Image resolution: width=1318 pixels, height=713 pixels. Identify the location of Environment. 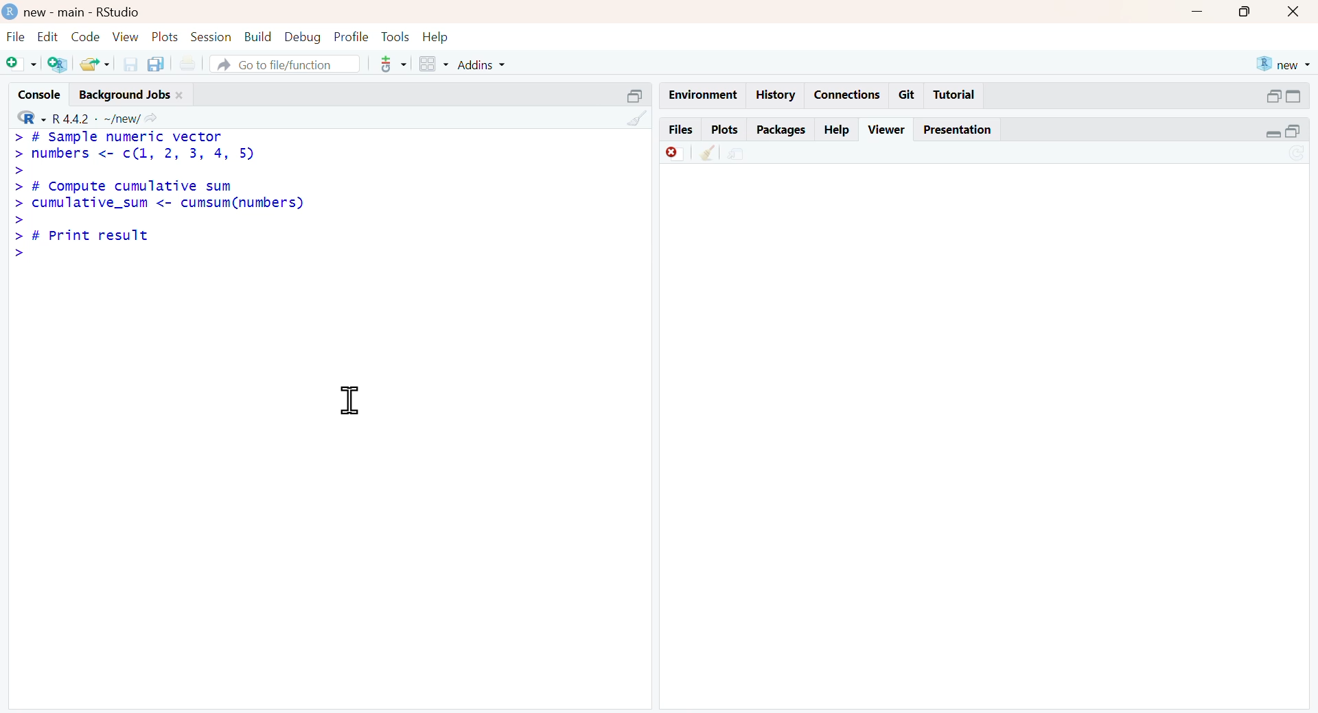
(703, 95).